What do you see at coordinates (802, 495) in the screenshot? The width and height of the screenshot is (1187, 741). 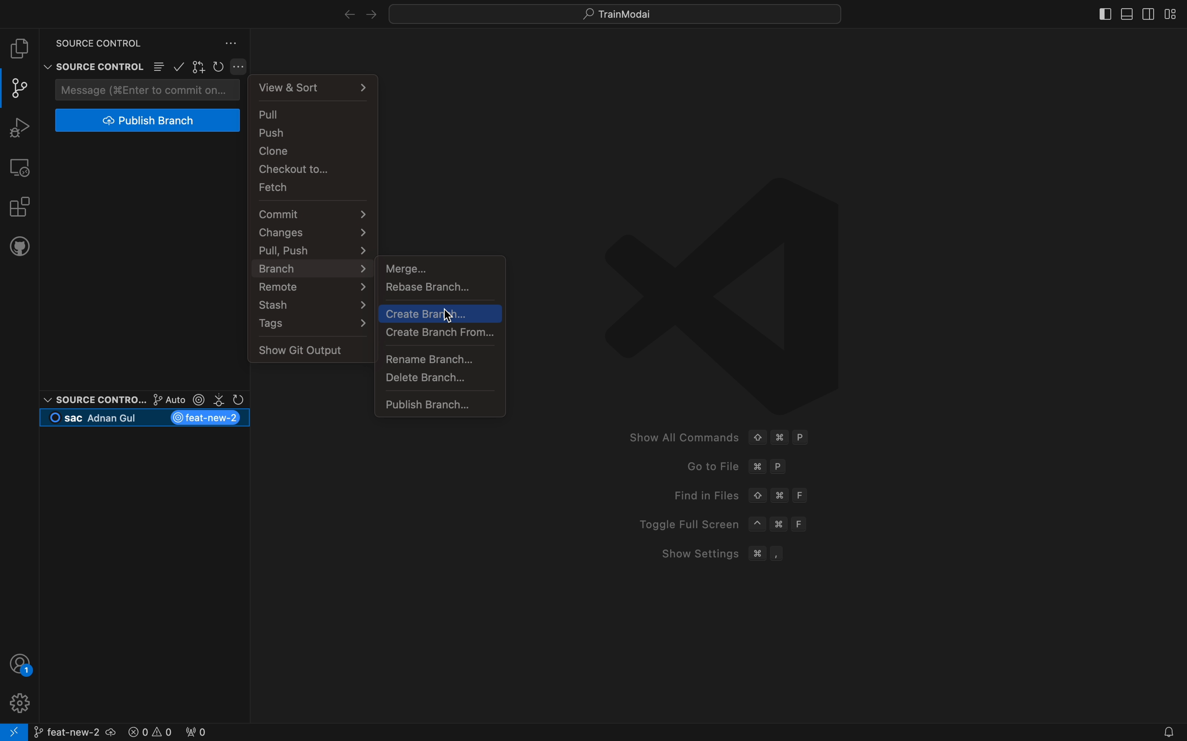 I see `F` at bounding box center [802, 495].